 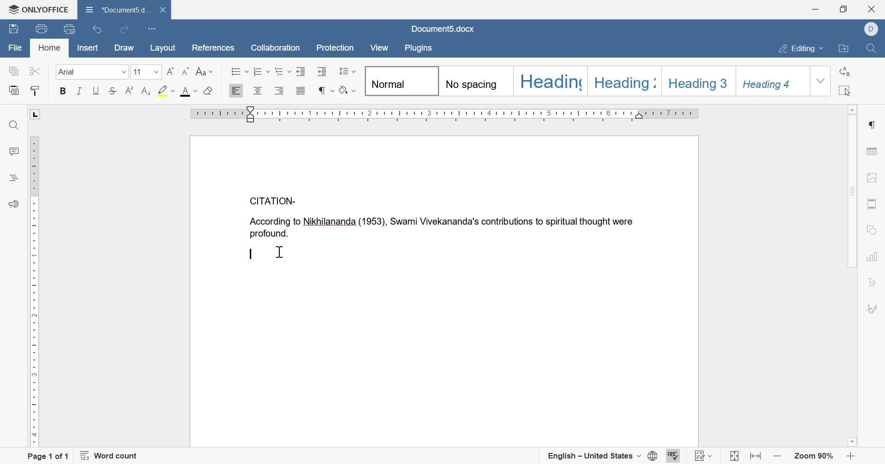 What do you see at coordinates (326, 91) in the screenshot?
I see `nonprinting characters` at bounding box center [326, 91].